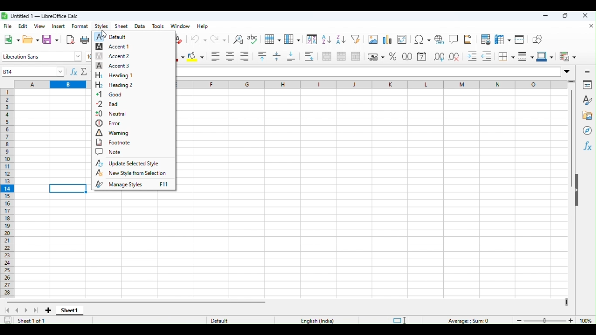 This screenshot has height=335, width=596. Describe the element at coordinates (399, 319) in the screenshot. I see `Standard selection` at that location.